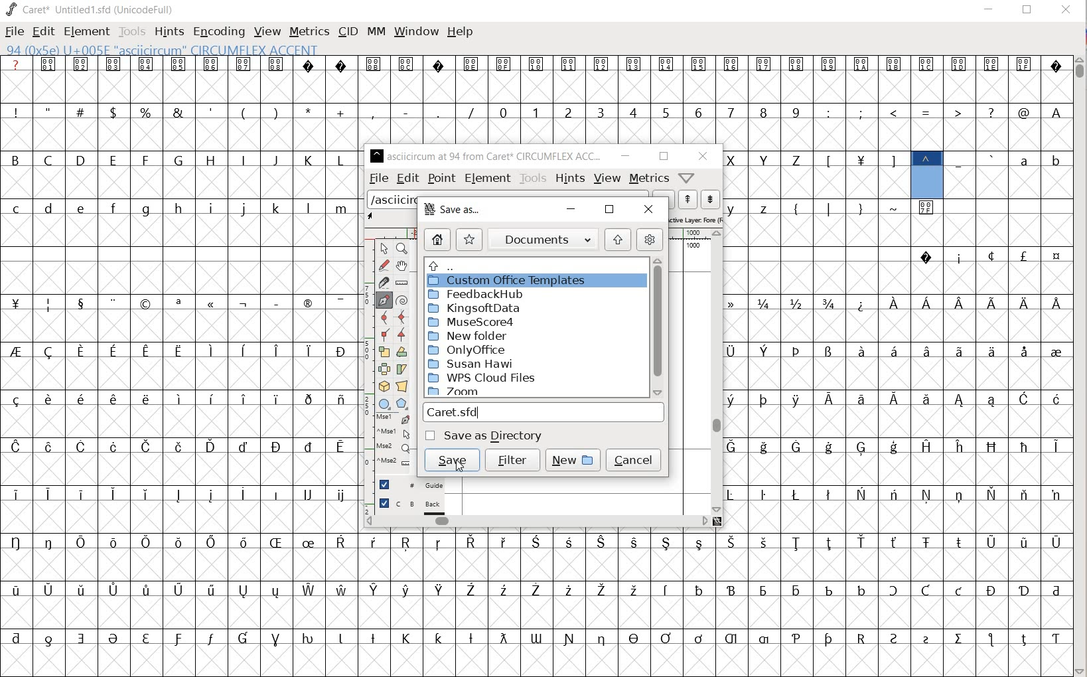 The image size is (1087, 677). Describe the element at coordinates (92, 9) in the screenshot. I see `caret* untitled1.sfd (unicodefull)` at that location.